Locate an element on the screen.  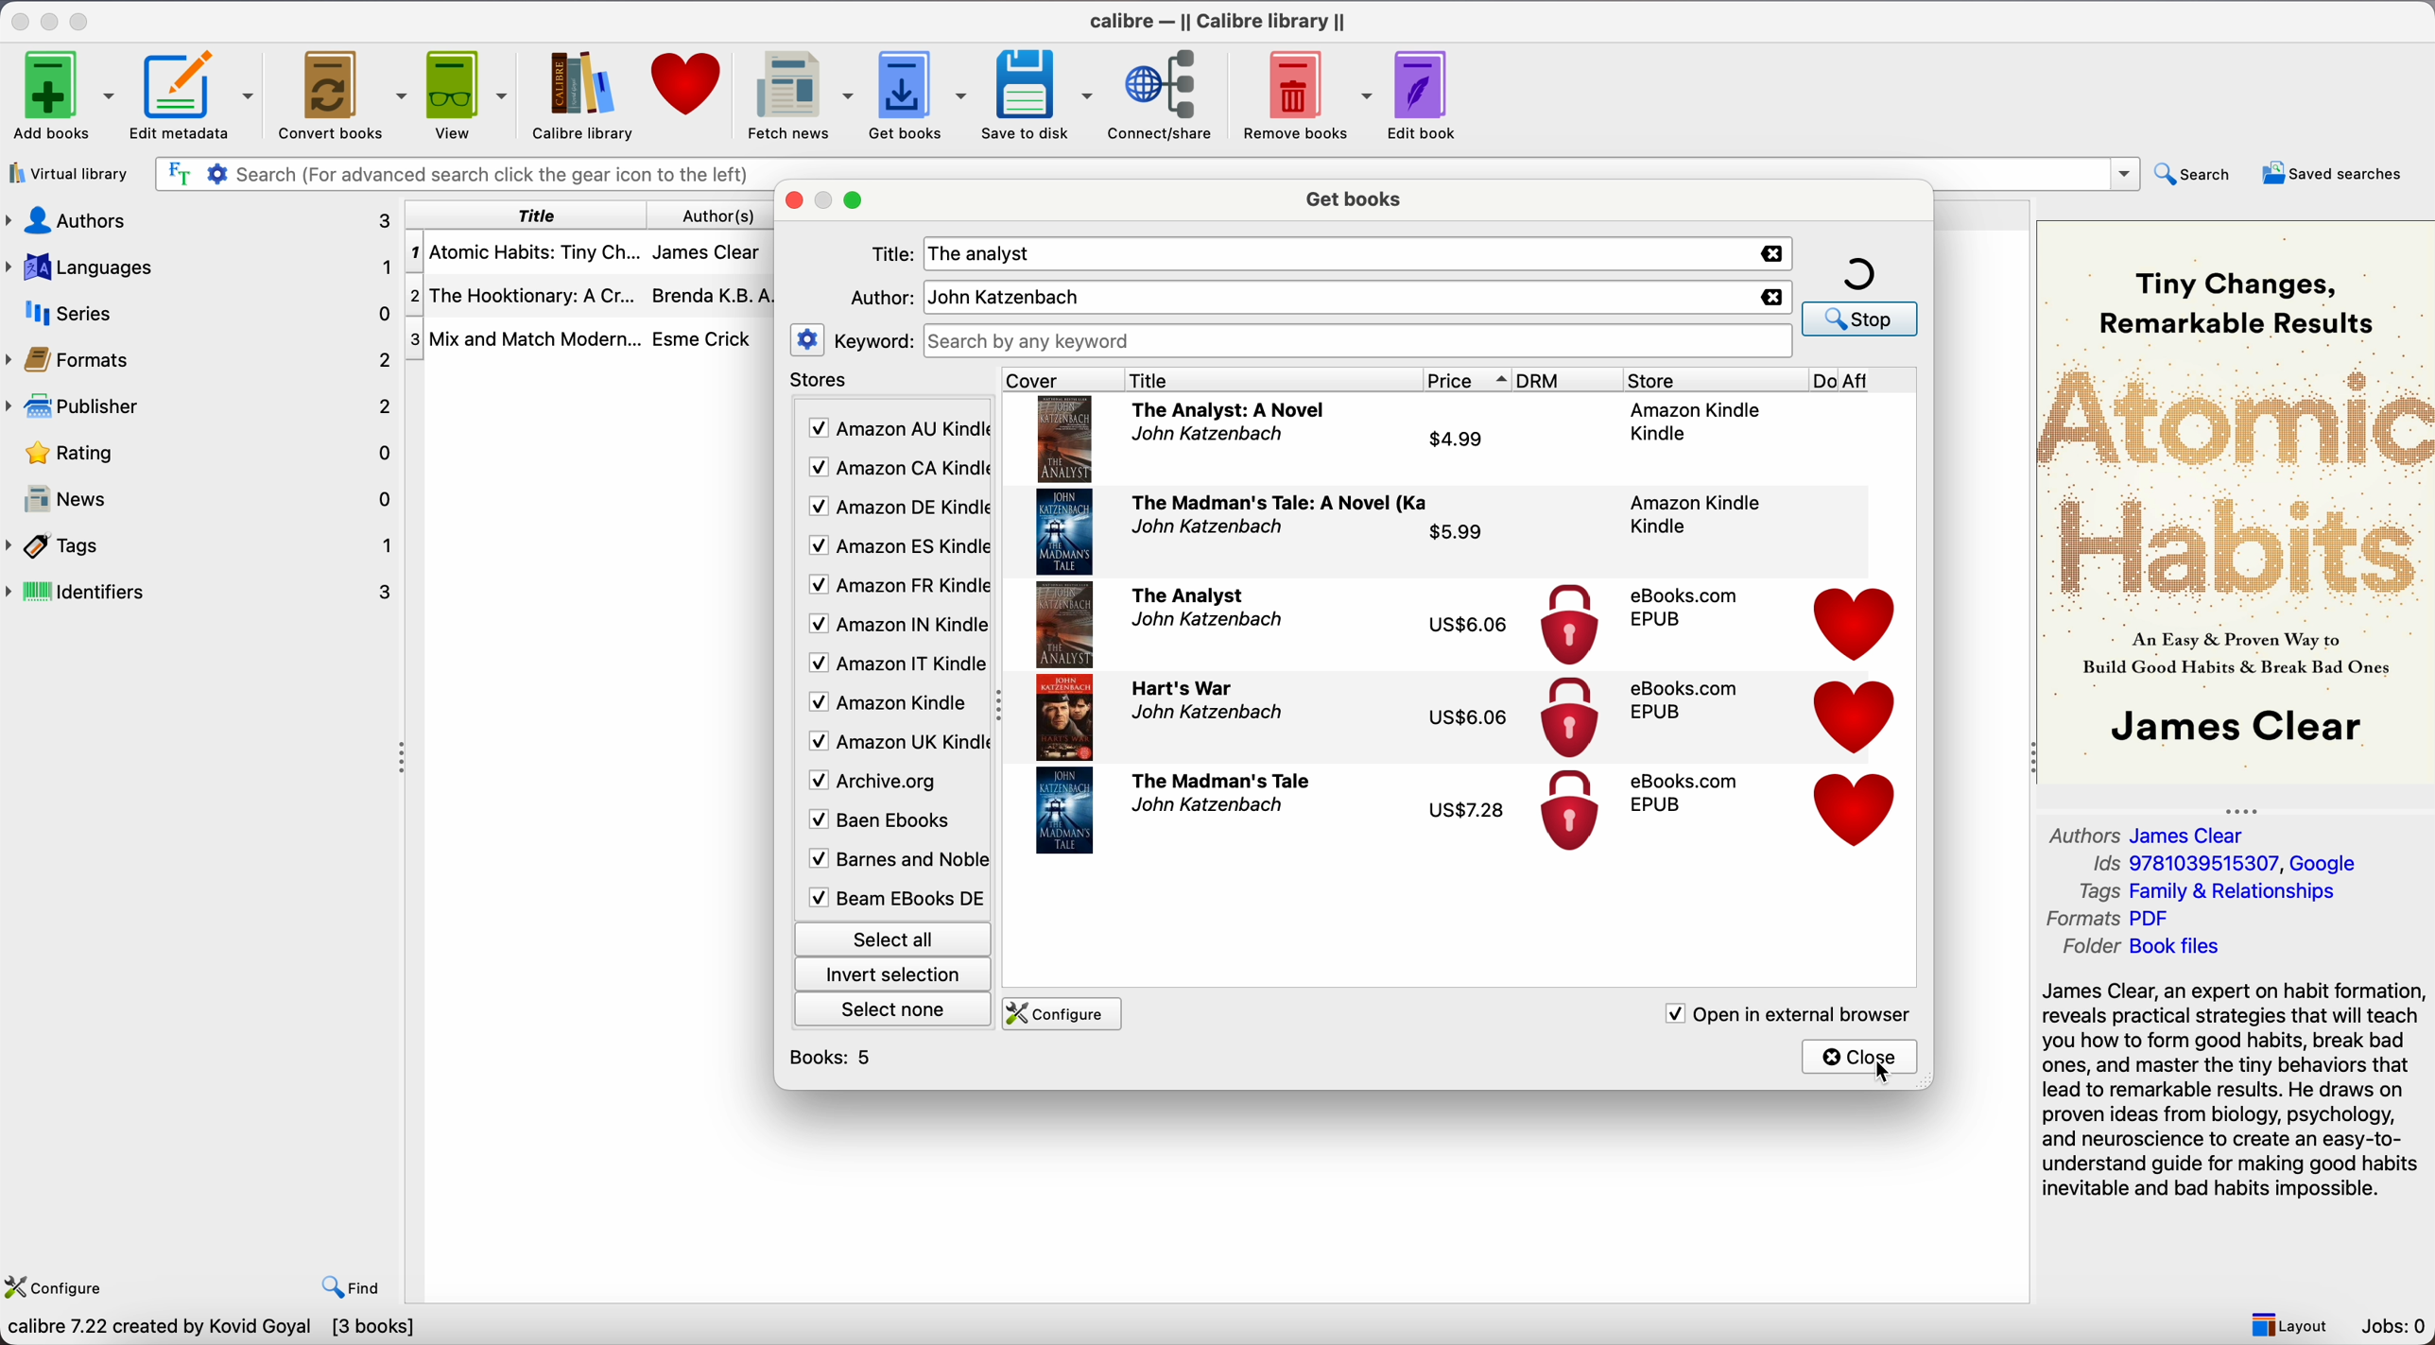
Book cover page is located at coordinates (1064, 532).